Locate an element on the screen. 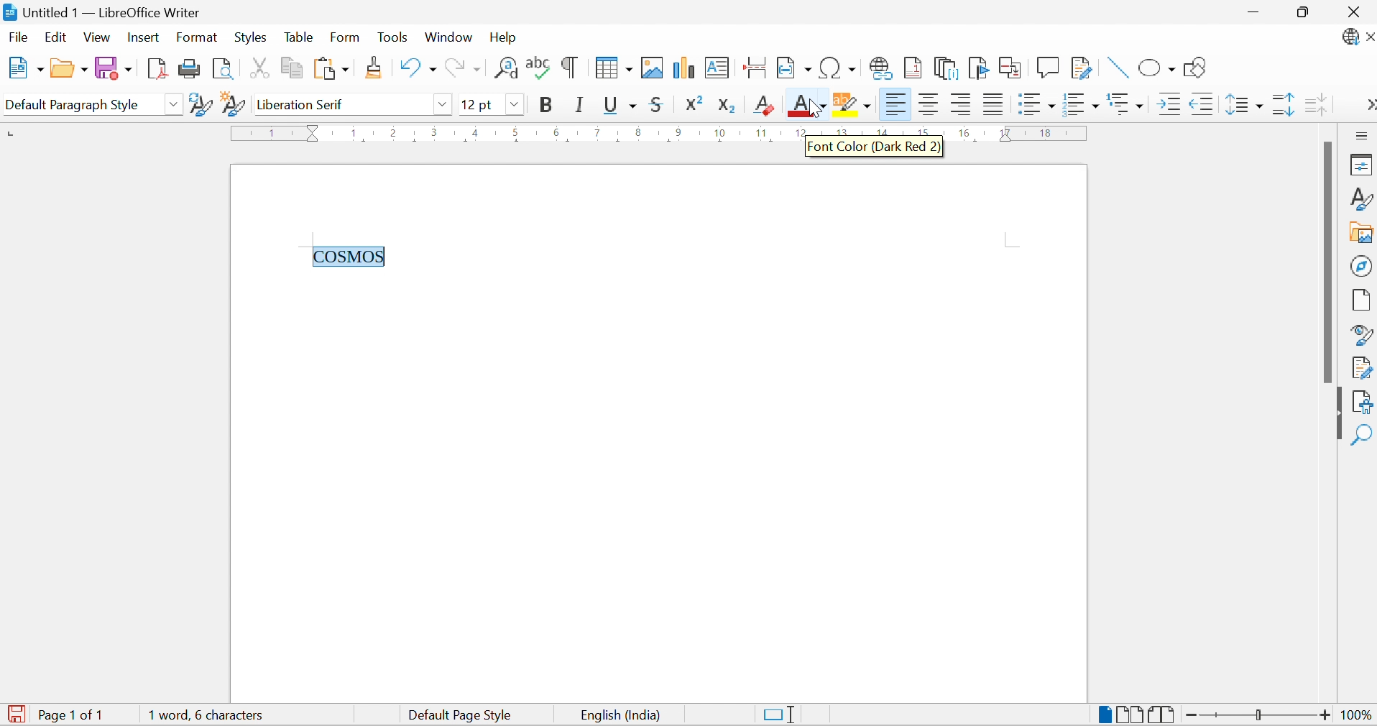 Image resolution: width=1377 pixels, height=726 pixels. Table is located at coordinates (298, 37).